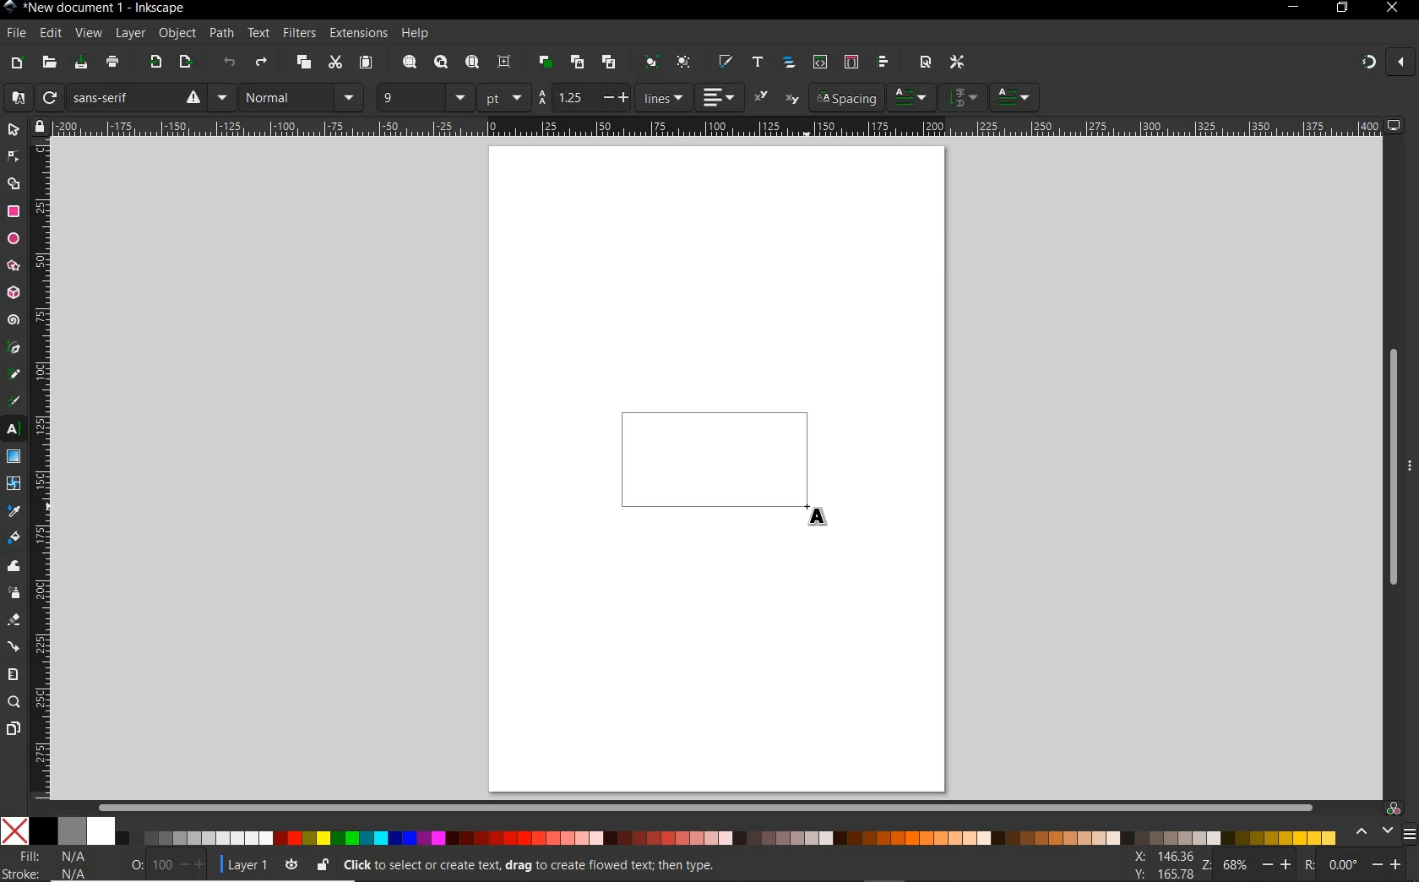 Image resolution: width=1419 pixels, height=882 pixels. Describe the element at coordinates (1343, 864) in the screenshot. I see `0` at that location.